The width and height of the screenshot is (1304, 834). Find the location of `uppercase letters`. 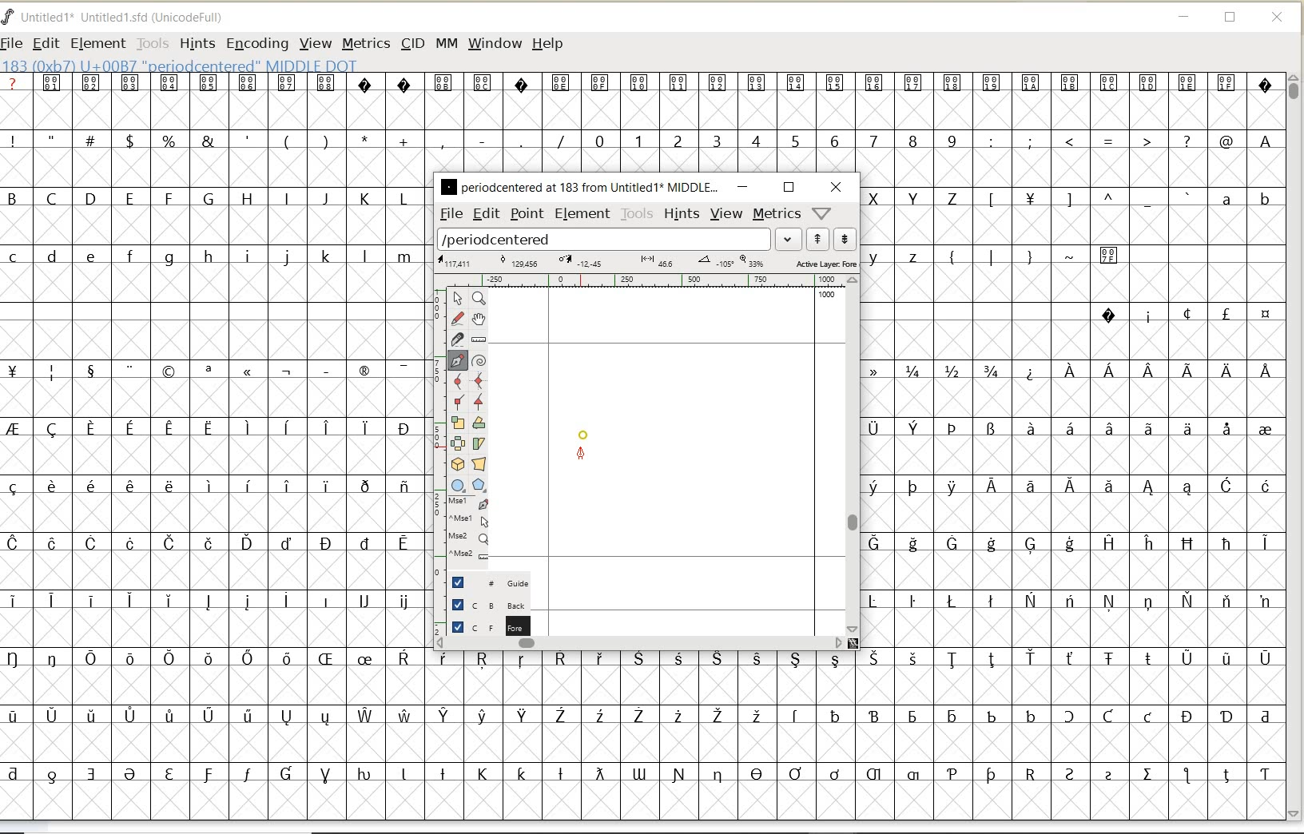

uppercase letters is located at coordinates (916, 197).